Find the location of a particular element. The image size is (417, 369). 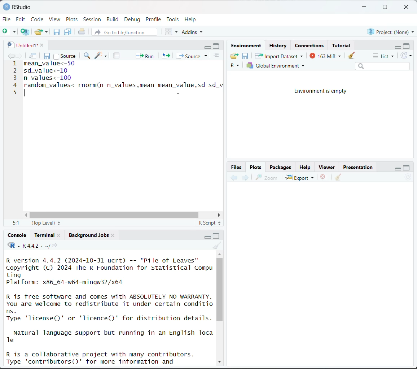

minimize is located at coordinates (208, 46).